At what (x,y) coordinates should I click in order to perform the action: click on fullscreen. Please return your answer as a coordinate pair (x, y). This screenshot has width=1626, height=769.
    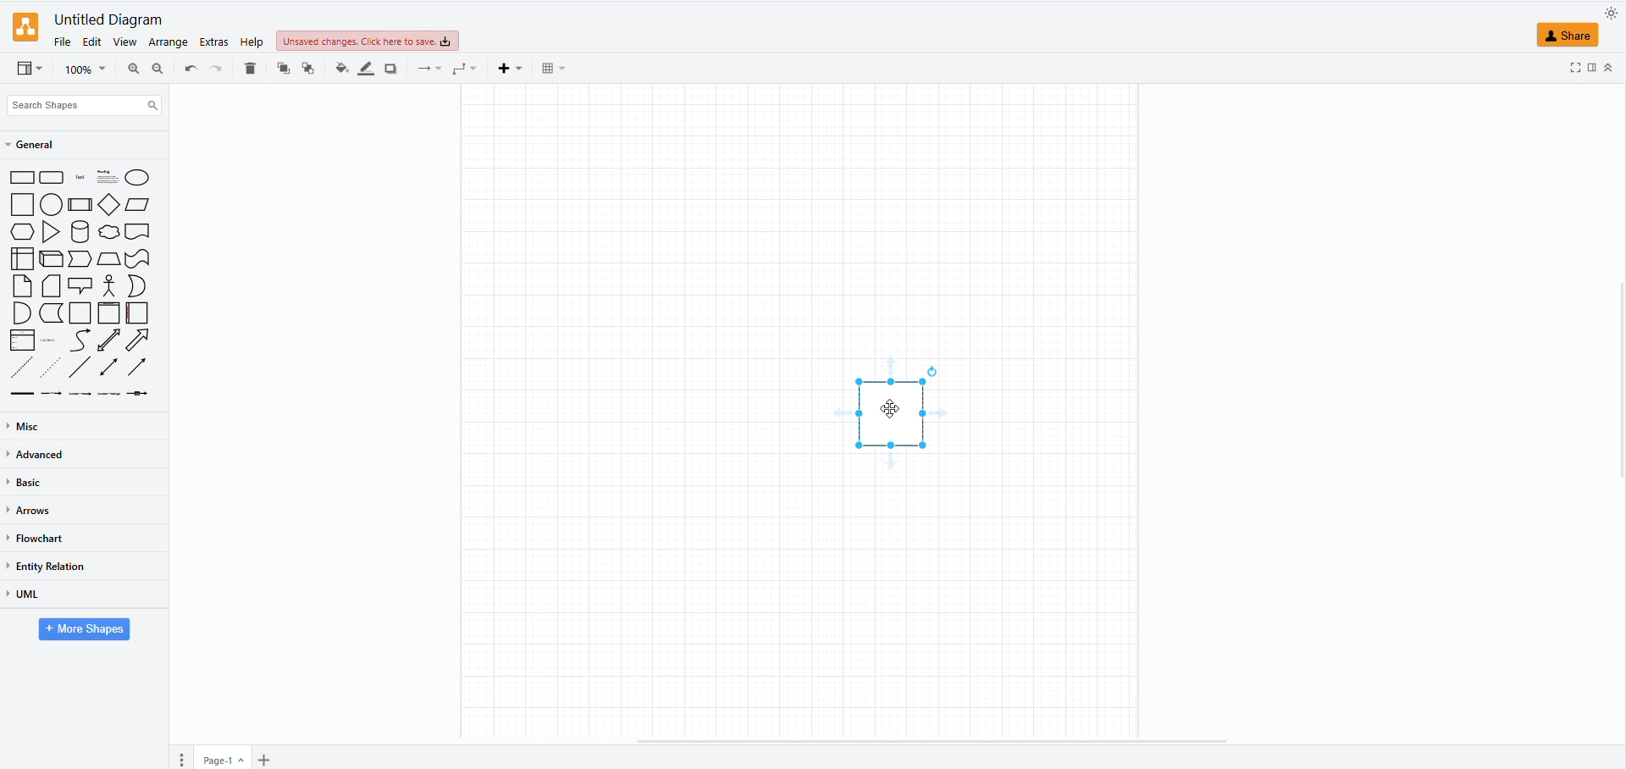
    Looking at the image, I should click on (1590, 64).